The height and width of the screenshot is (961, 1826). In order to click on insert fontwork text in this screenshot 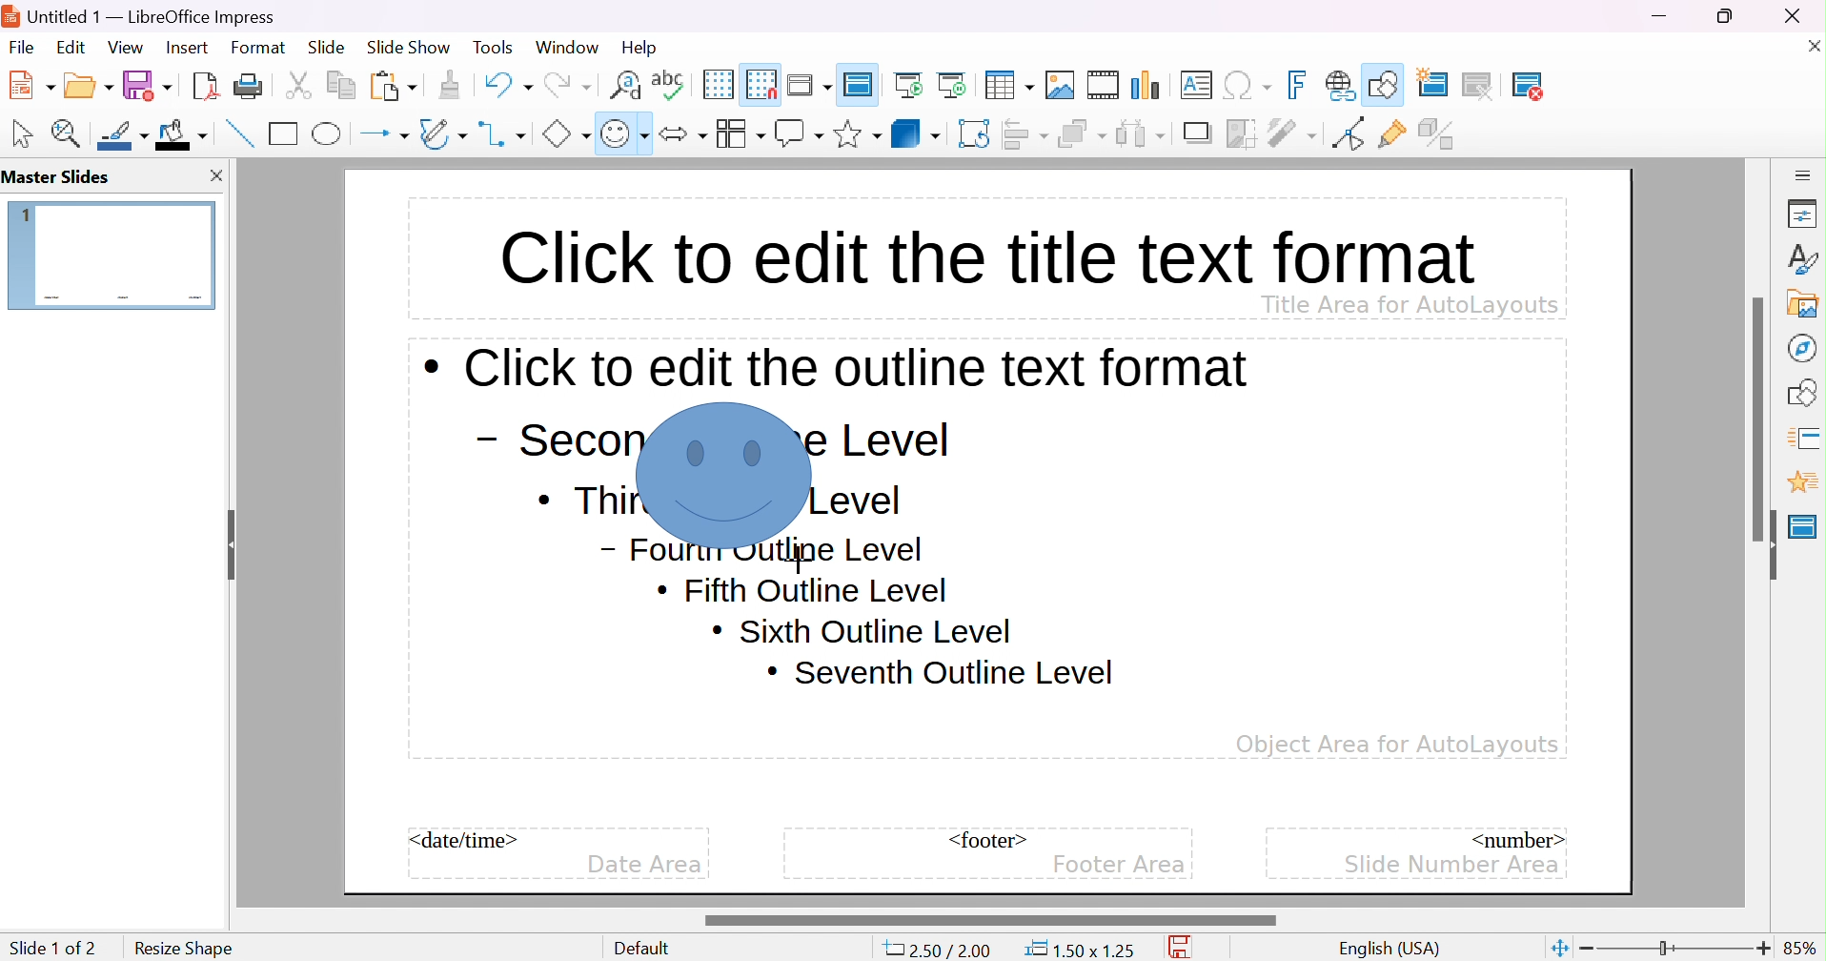, I will do `click(1300, 85)`.